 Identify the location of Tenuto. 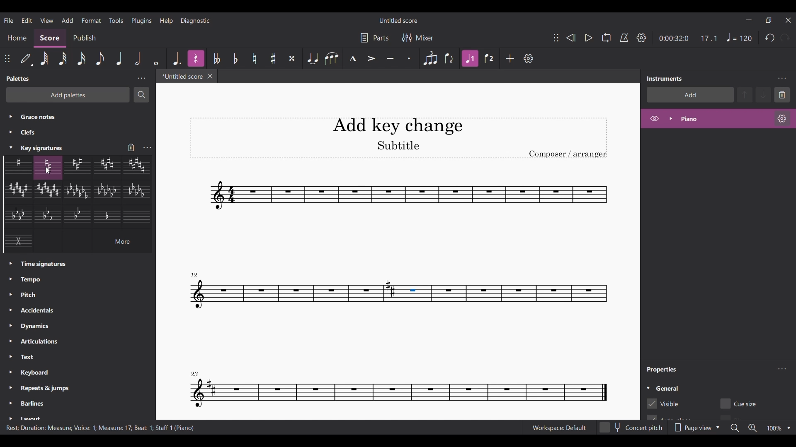
(390, 58).